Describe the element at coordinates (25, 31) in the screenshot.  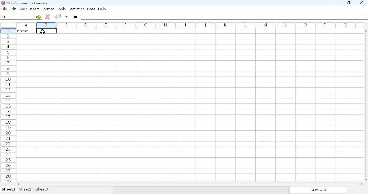
I see `name (heading)` at that location.